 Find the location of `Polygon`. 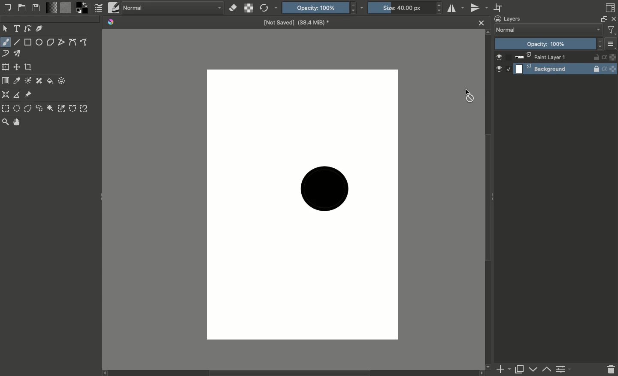

Polygon is located at coordinates (51, 42).